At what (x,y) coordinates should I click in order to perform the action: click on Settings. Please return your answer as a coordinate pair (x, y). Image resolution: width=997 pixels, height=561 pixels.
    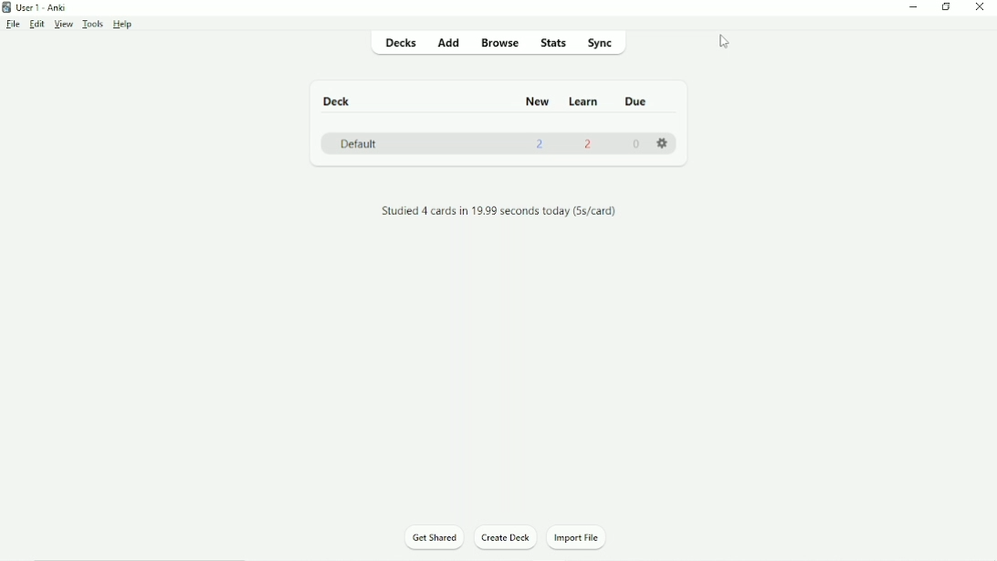
    Looking at the image, I should click on (663, 143).